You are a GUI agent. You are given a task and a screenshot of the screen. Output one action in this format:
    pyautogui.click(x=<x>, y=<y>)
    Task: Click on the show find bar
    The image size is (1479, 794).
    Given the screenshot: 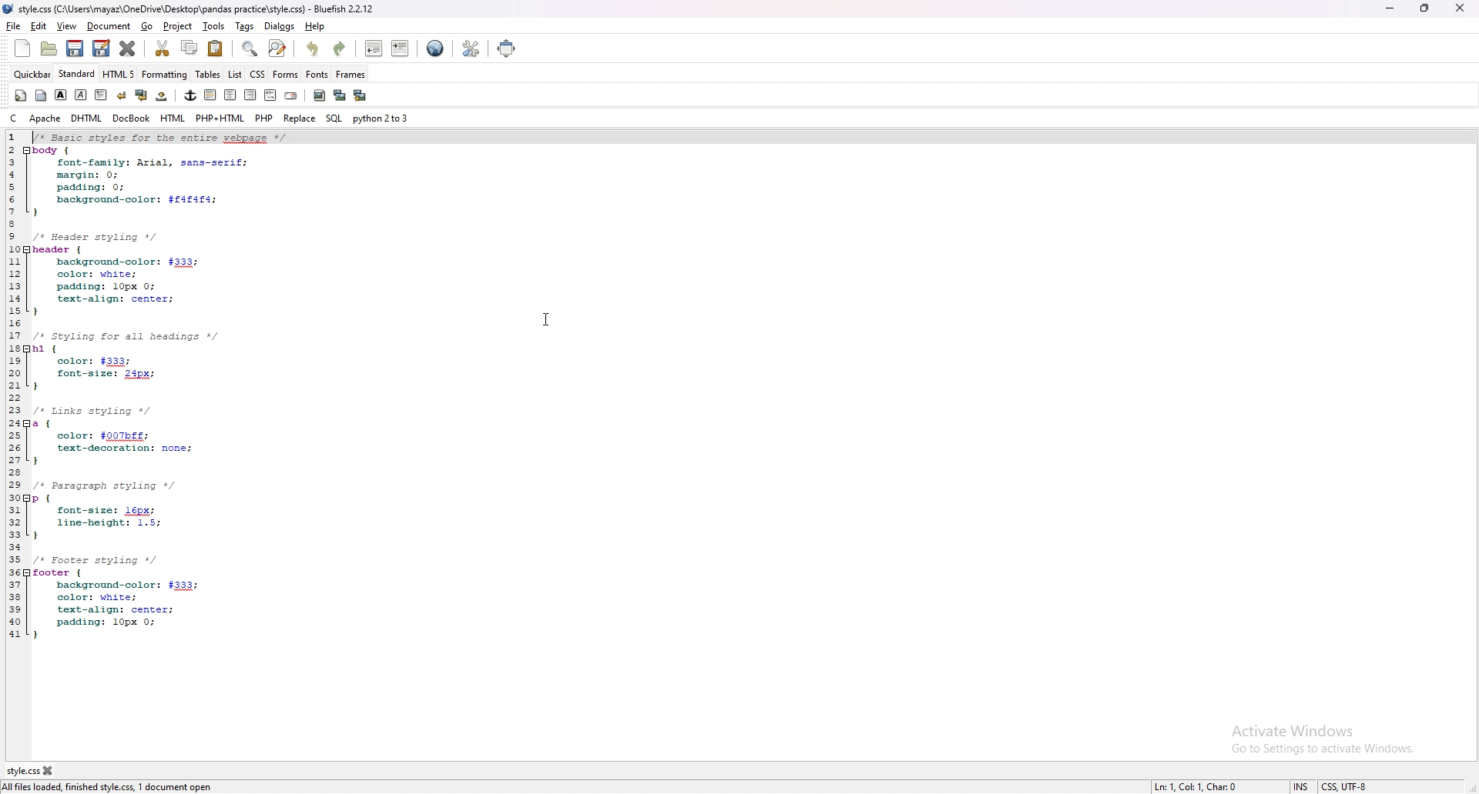 What is the action you would take?
    pyautogui.click(x=251, y=48)
    